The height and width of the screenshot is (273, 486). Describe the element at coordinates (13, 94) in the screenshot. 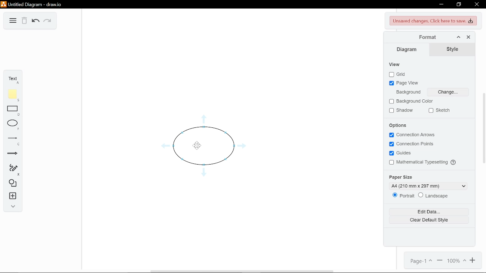

I see `Add note` at that location.